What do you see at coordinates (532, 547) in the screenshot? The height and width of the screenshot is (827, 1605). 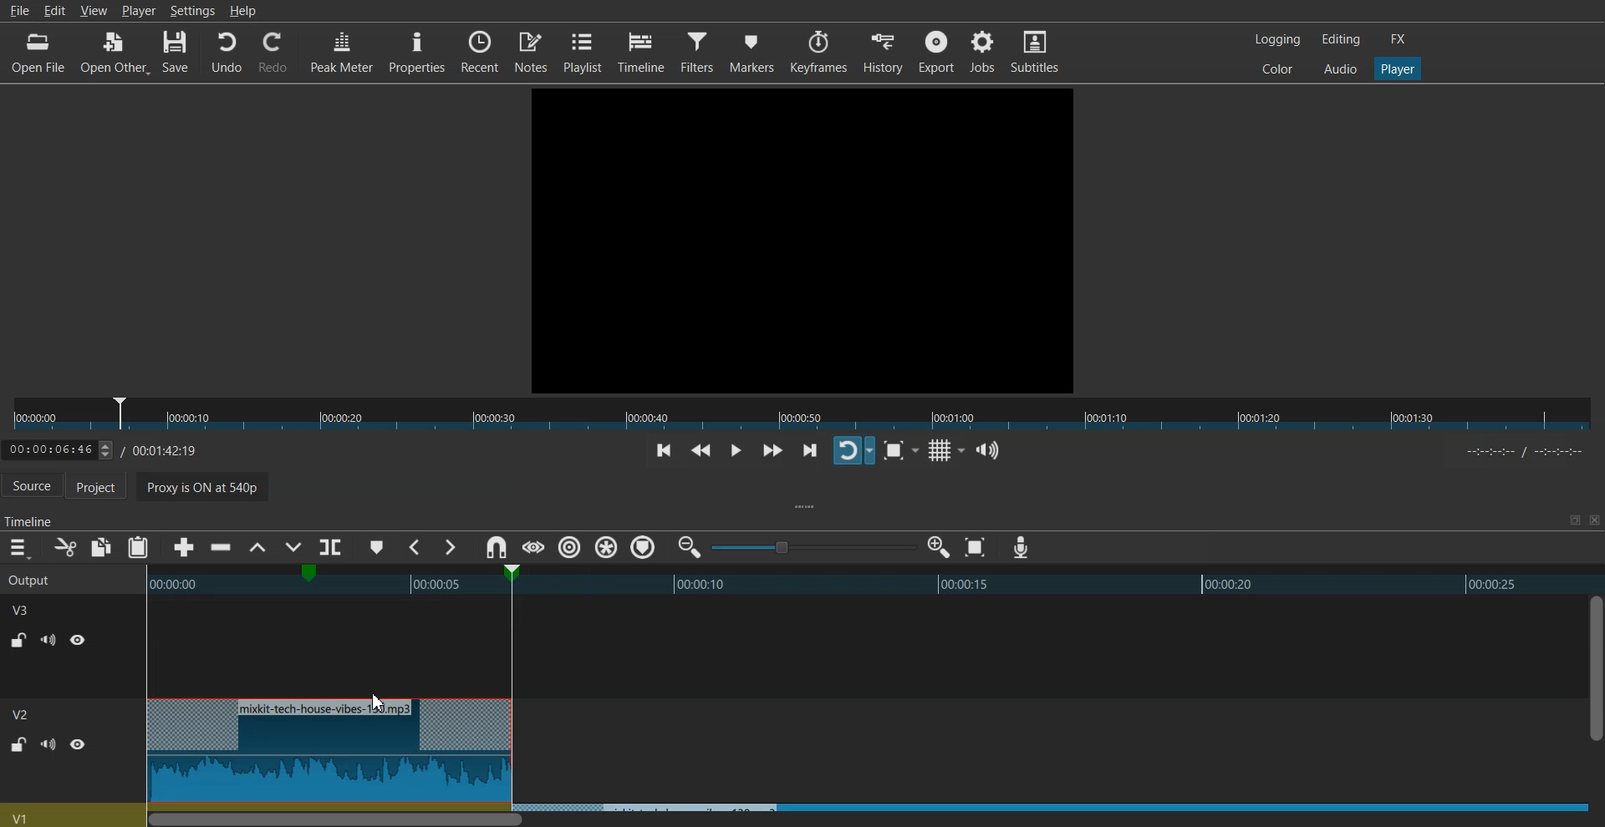 I see `Scrub while dragging` at bounding box center [532, 547].